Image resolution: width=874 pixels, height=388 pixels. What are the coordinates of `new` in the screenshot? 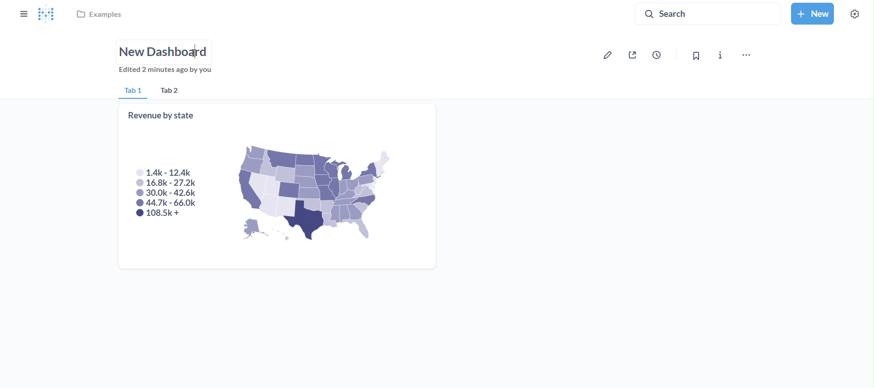 It's located at (812, 12).